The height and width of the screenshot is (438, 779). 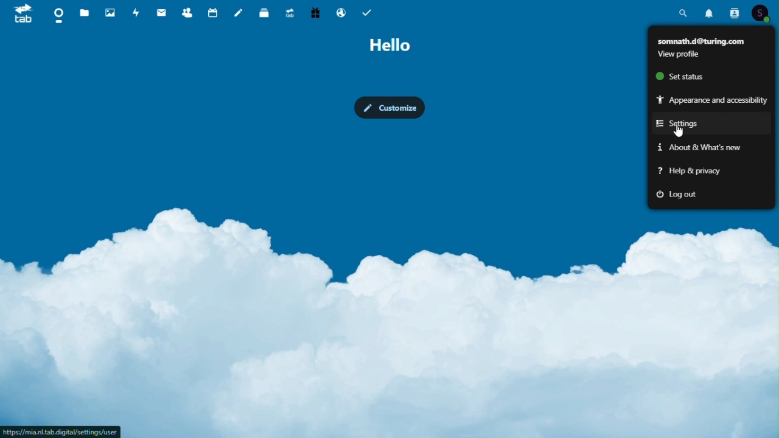 I want to click on Help, so click(x=689, y=173).